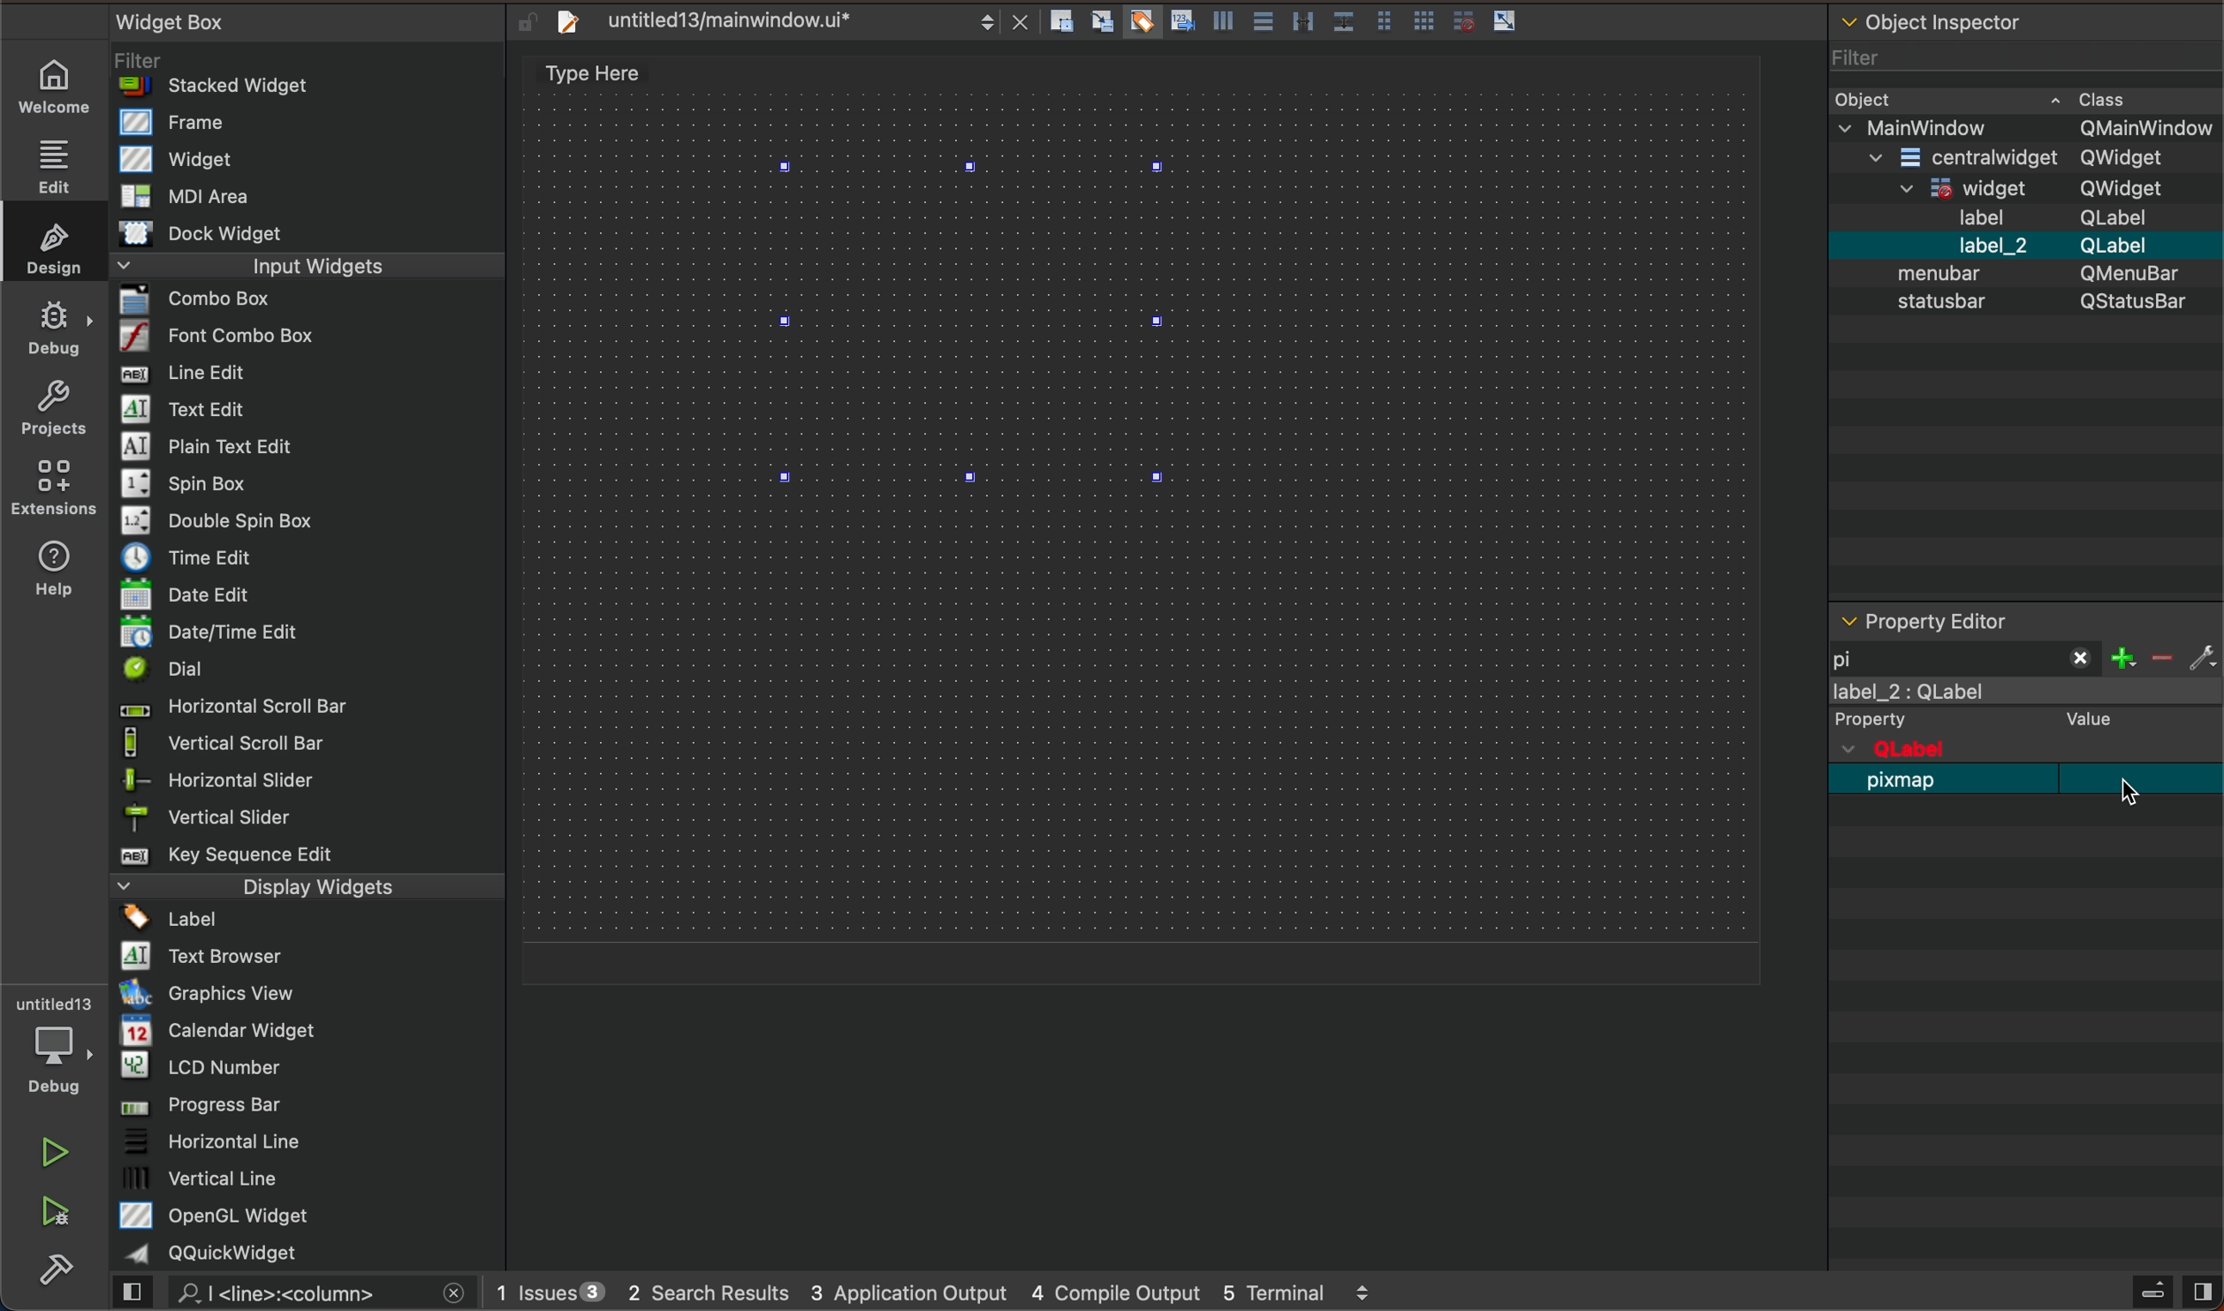 Image resolution: width=2224 pixels, height=1311 pixels. I want to click on build, so click(67, 1277).